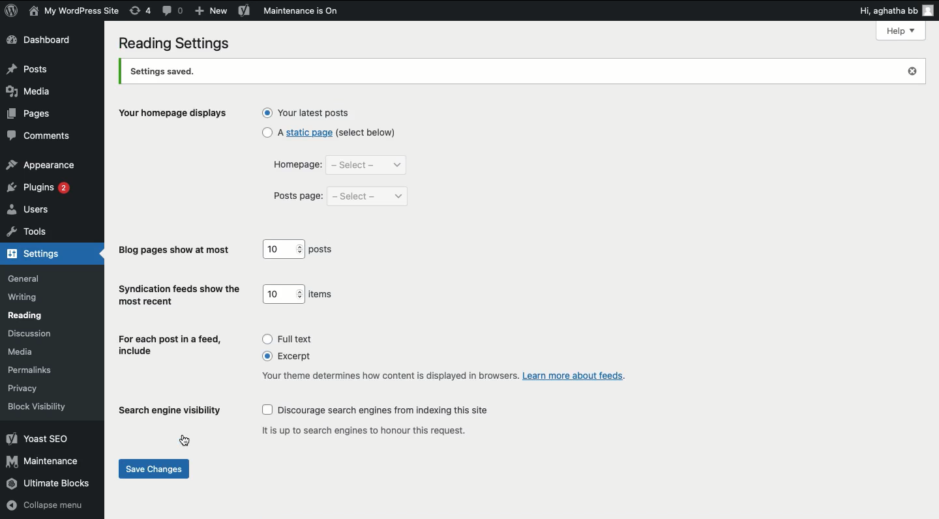 The height and width of the screenshot is (519, 939). Describe the element at coordinates (299, 196) in the screenshot. I see `posts page` at that location.